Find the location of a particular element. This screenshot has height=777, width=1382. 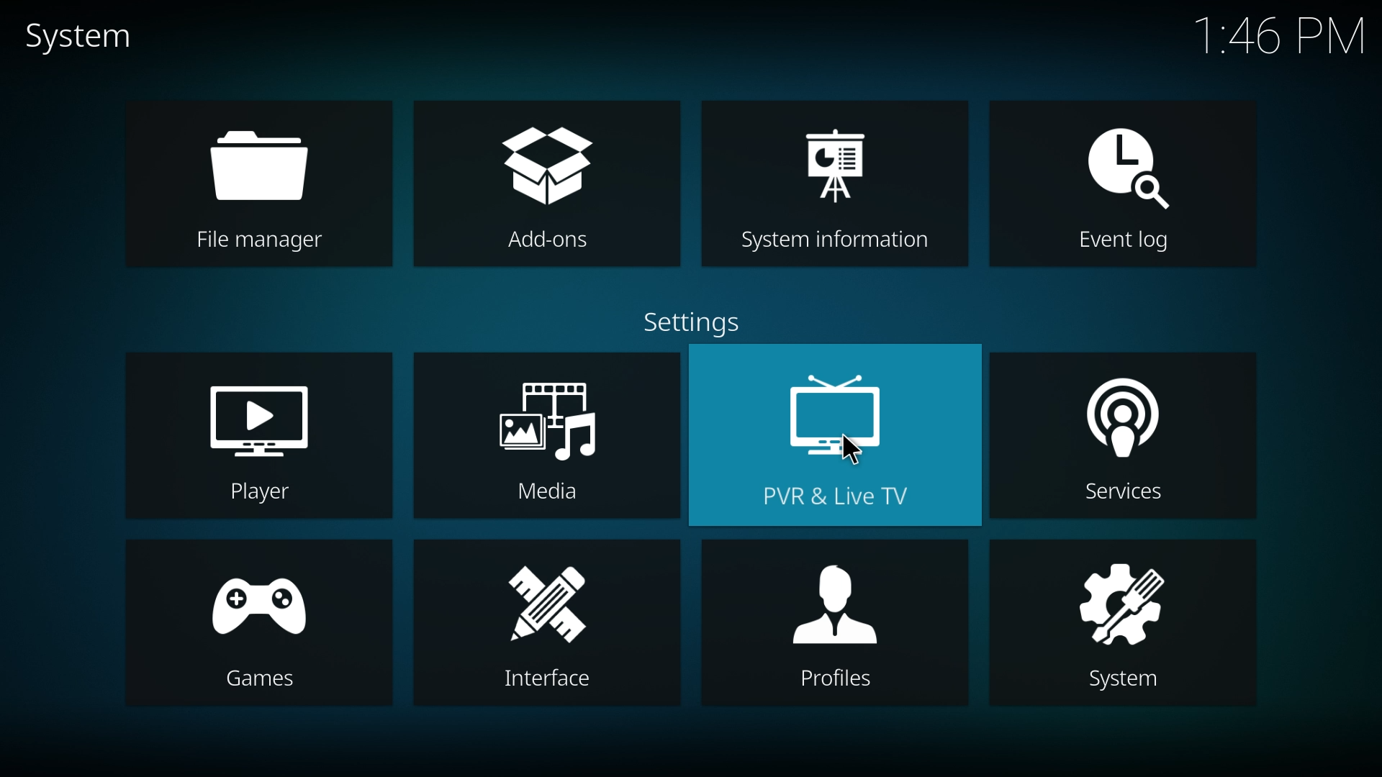

event log is located at coordinates (1124, 182).